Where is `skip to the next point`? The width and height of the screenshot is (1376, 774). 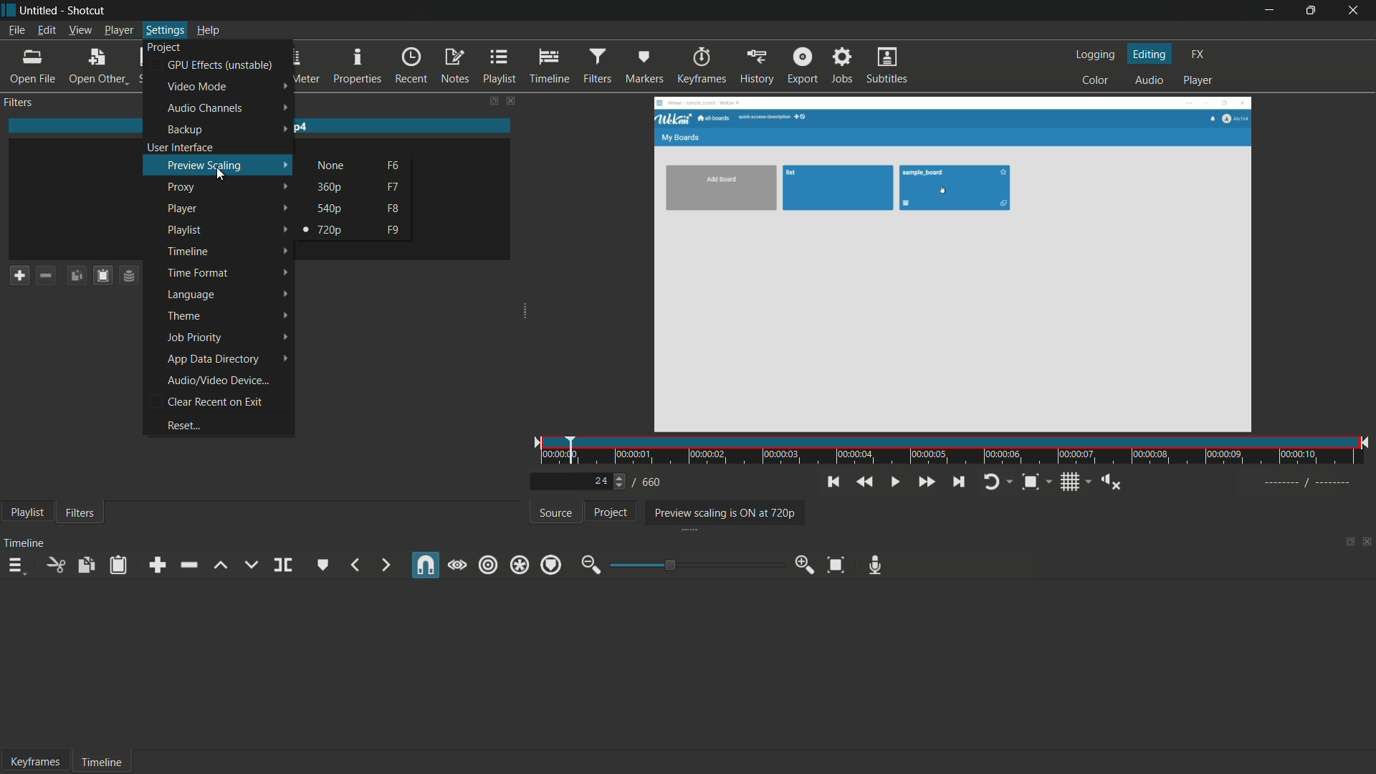
skip to the next point is located at coordinates (960, 482).